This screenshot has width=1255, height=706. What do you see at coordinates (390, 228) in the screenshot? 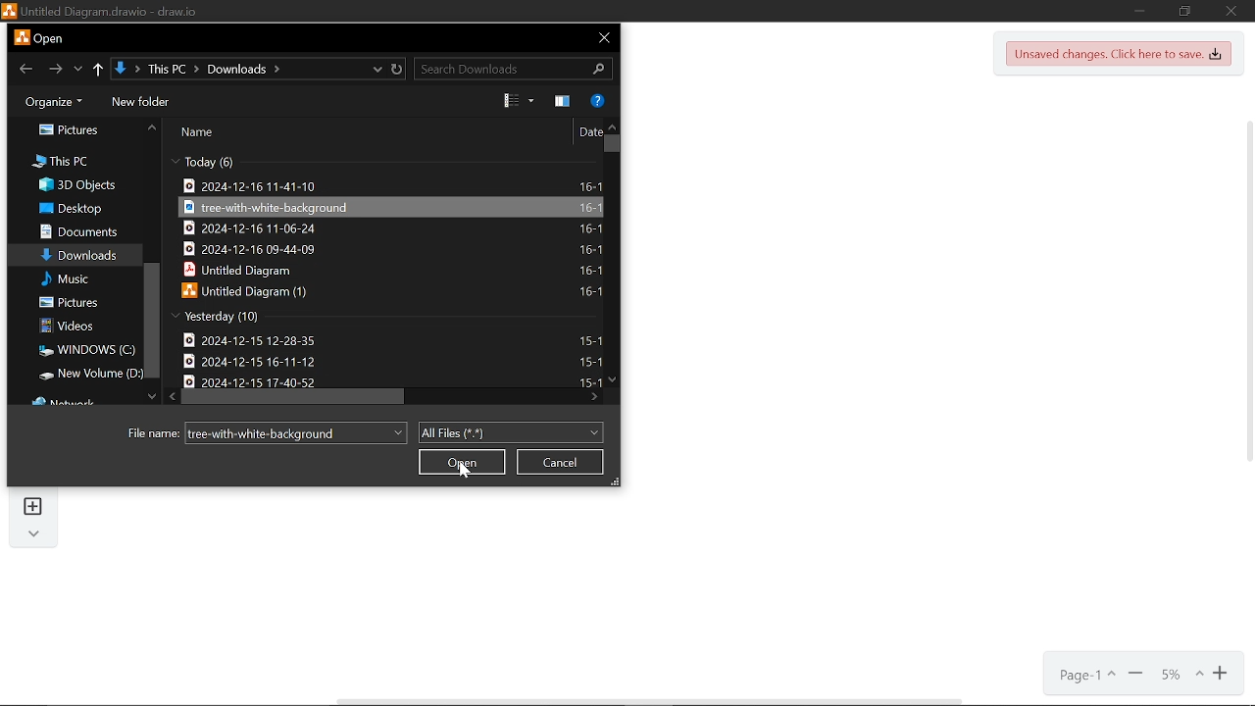
I see `file titled "2024-12-16 11-06-24"` at bounding box center [390, 228].